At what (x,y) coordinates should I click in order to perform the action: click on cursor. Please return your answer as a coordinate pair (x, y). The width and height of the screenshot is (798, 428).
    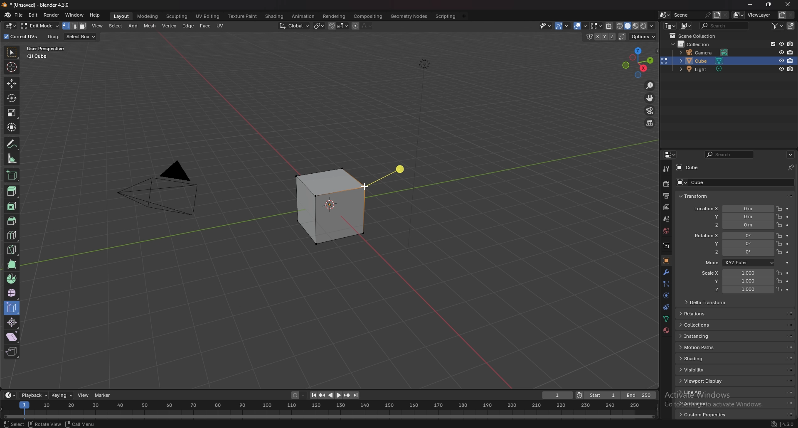
    Looking at the image, I should click on (12, 67).